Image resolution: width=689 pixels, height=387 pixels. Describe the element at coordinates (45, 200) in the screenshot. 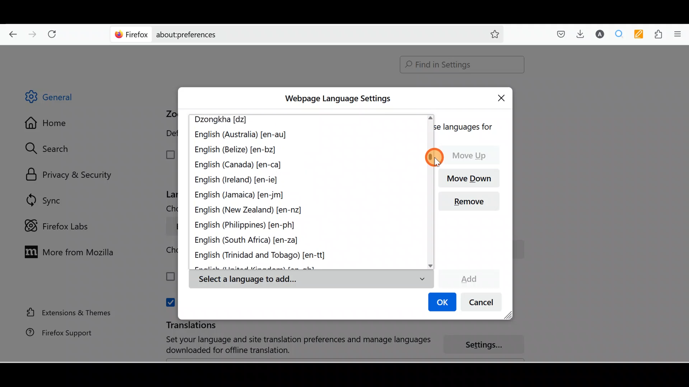

I see `Sync` at that location.